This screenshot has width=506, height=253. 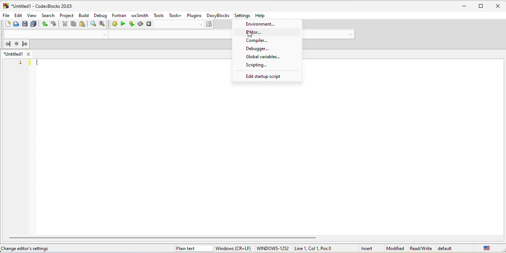 What do you see at coordinates (140, 24) in the screenshot?
I see `rebuild` at bounding box center [140, 24].